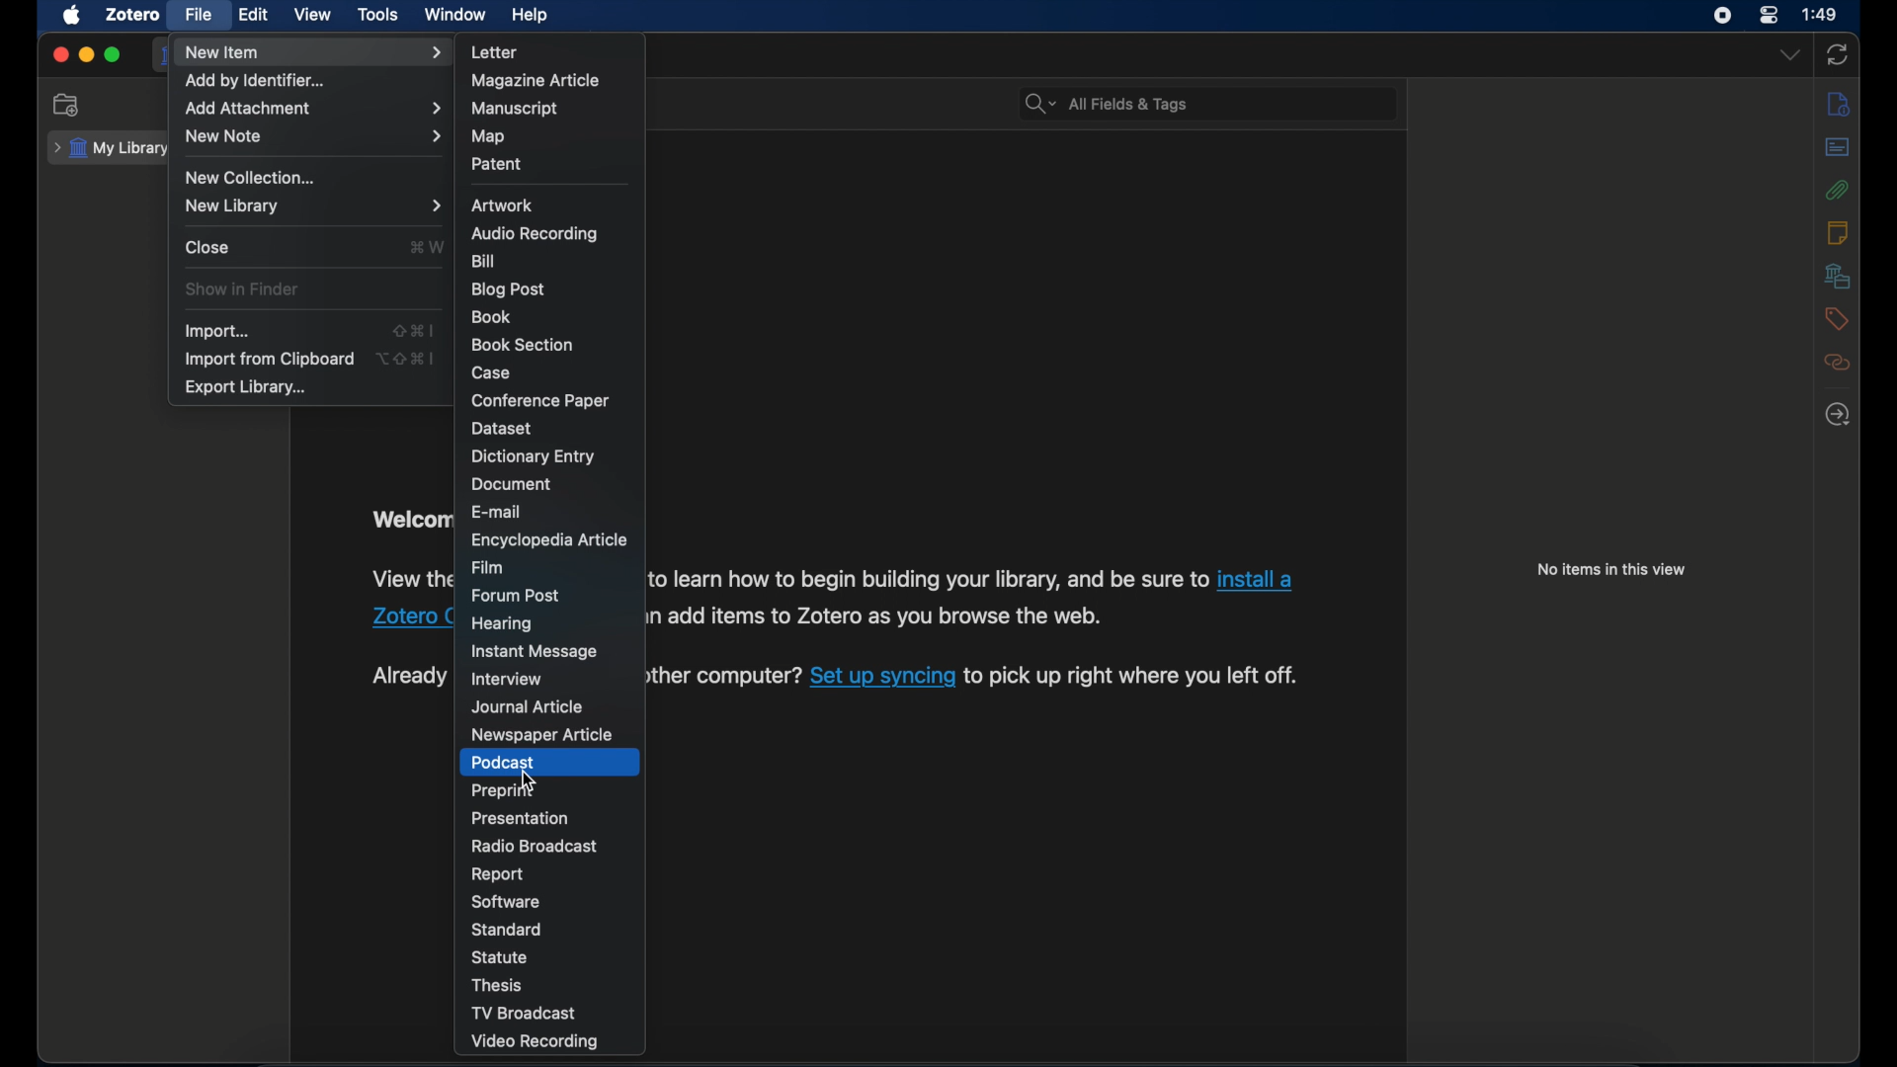 The image size is (1897, 1067). Describe the element at coordinates (725, 676) in the screenshot. I see `ther computer?` at that location.